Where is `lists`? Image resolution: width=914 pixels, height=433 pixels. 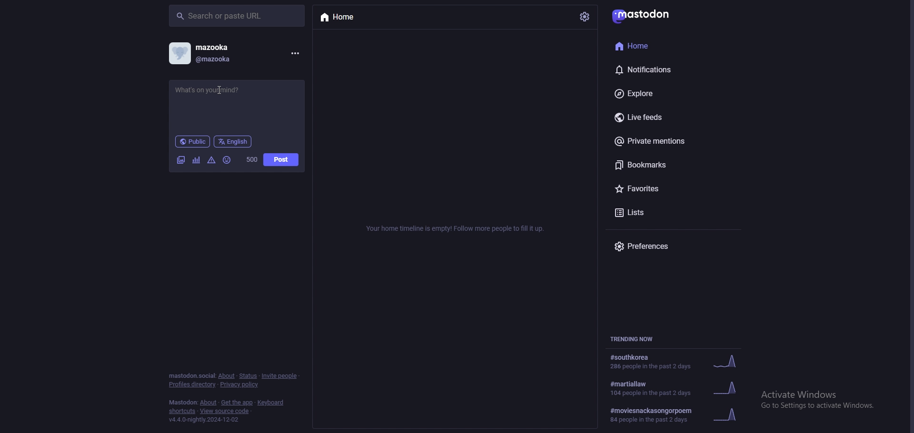 lists is located at coordinates (668, 213).